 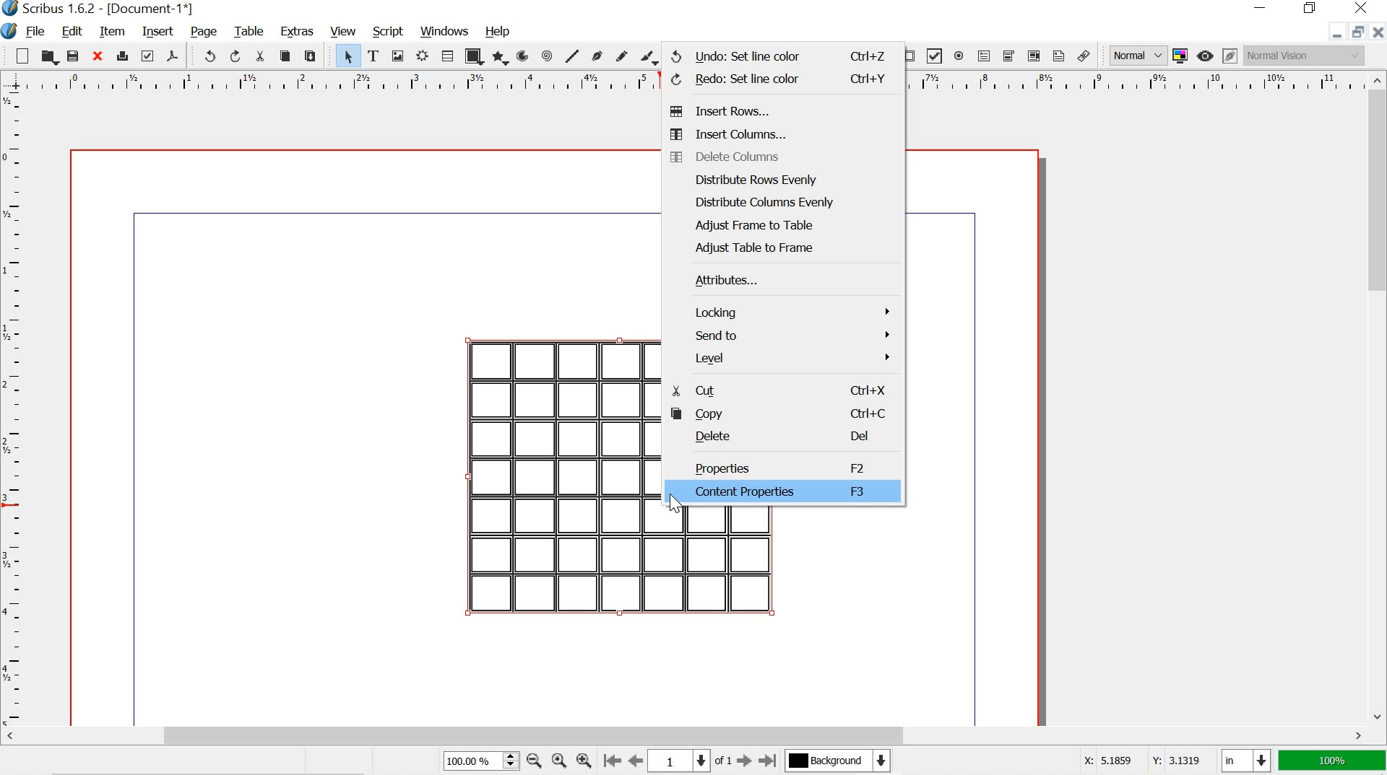 I want to click on edit, so click(x=73, y=32).